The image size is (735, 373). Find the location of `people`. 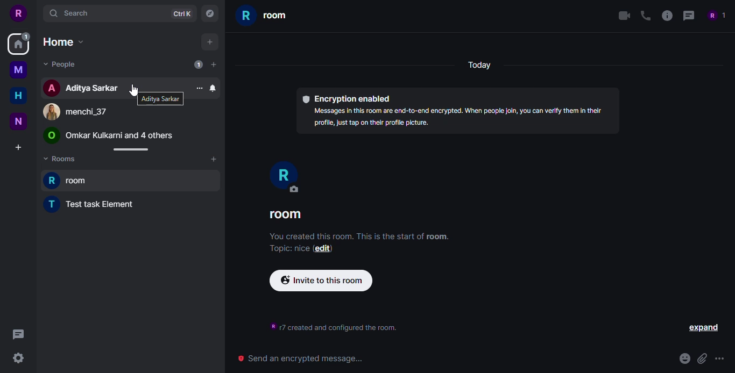

people is located at coordinates (61, 64).